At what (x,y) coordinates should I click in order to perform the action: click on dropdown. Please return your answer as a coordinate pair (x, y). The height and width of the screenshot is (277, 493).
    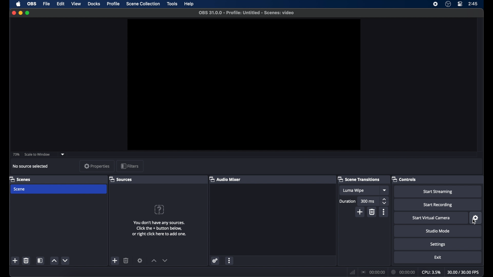
    Looking at the image, I should click on (63, 154).